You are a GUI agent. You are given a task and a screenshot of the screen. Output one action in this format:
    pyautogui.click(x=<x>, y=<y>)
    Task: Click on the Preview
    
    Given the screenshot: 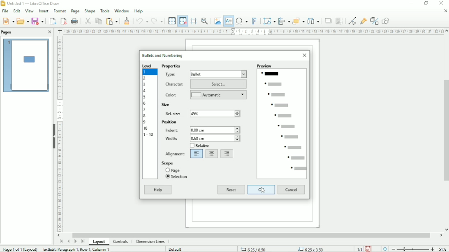 What is the action you would take?
    pyautogui.click(x=26, y=66)
    